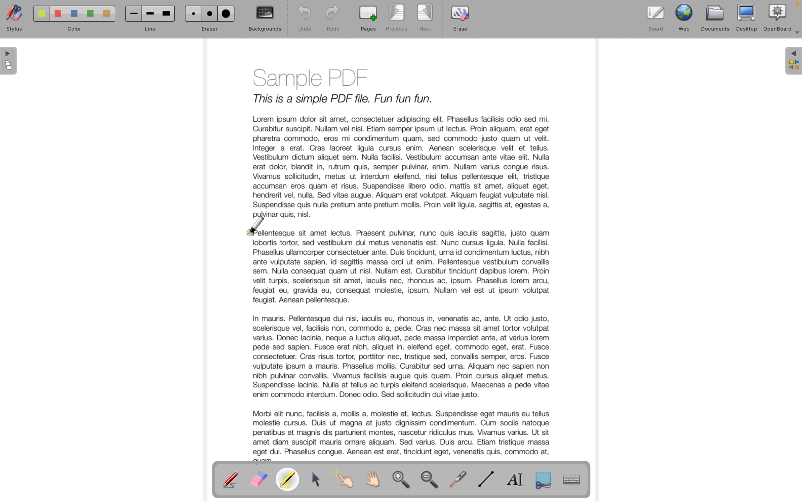  What do you see at coordinates (402, 262) in the screenshot?
I see `Sample PDF

This is a simple PDF file. Fun fun fun.

Lorem ipsum dolor sit amet, consectetuer adipiscing elit. Phasellus facilisis odio sed mi.
Curabitur suscipit. Nullam vel nisi. Etiam semper ipsum ut lectus. Proin aliquam, erat eget
pharetra commodo, eros mi condimentum quam, sed commodo justo quam ut velit.
Integer a erat. Cras laoreet ligula cursus enim. Aenean scelerisque velit et tellus.
Vestibulum dictum aliquet sem. Nulla facilisi. Vestibulum accumsan ante vitae elit. Nulla
erat dolor, blandit in, rutrum quis, semper pulvinar, enim. Nullam varius congue risus.
Vivamus sollicitudin, metus ut interdum eleifend, nisi tellus pellentesque elit, tristique
accumsan eros quam et risus. Suspendisse libero odio, mattis sit amet, aliquet eget,
hendrerit vel, nulla. Sed vitae augue. Aliquam erat volutpat. Aliquam feugiat vulputate nisl.
Suspendisse quis nulla pretium ante pretium mollis. Proin velit ligula, sagittis at, egestas a,

7 quis, nisl.

@Pellentesque sit amet lectus. Praesent pulvinar, nunc quis iaculis sagittis, justo quam
lobortis tortor, sed vestibulum dui metus venenatis est. Nunc cursus ligula. Nulla facilisi.
Phasellus ullamcorper consectetuer ante. Duis tincidunt, urna id condimentum luctus, nibh
ante vulputate sapien, id sagittis massa orci ut enim. Pellentesque vestibulum convallis
sem. Nulla consequat quam ut nisl. Nullam est. Curabitur tincidunt dapibus lorem. Proin
velit turpis, scelerisque sit amet, iaculis nec, rhoncus ac, ipsum. Phasellus lorem arcu,
feugiat eu, gravida eu, consequat molestie, ipsum. Nullam vel est ut ipsum volutpat
feugiat. Aenean pellentesque.

In mauris. Pellentesque dui nisi, iaculis eu, rhoncus in, venenatis ac, ante. Ut odio justo,
scelerisque vel, facilisis non, commodo a, pede. Cras nec massa sit amet tortor volutpat
varius. Donec lacinia, neque a luctus aliquet, pede massa imperdiet ante, at varius lorem
pede sed sapien. Fusce erat nibh, aliquet in, eleifend eget, commodo eget, erat. Fusce
consectetuer. Cras risus tortor, porttitor nec, tristique sed, convallis semper, eros. Fusce
wulputate ipsum a mauris. Phasellus mollis. Curabitur sed urna. Aliquam nec sapien non
nibh pulvinar convallis. Vivamus facilisis augue quis quam. Proin cursus aliquet metus.
Suspendisse lacinia. Nulla at tellus ac turpis eleifend scelerisque. Maecenas a pede vitae
enim commodo interdum. Donec odio. Sed sollicitudin dui vitae justo.

Morbi elit nunc, facilisis a, mollis a, molestie at, lectus. Suspendisse eget mauris eu tellus
molestie cursus. Duis ut magna at justo dignissim condimentum. Cum sociis natoque
penatibus et magnis dis parturient montes, nascetur ridiculus mus. Vivamus varius. Ut sit
amet diam suscipit mauris ornare aliquam. Sed varius. Duis arcu. Etiam tristique massa
eget dui. Phasellus congue. Aenean est erat, tincidunt eget, venenatis quis, commodo at,` at bounding box center [402, 262].